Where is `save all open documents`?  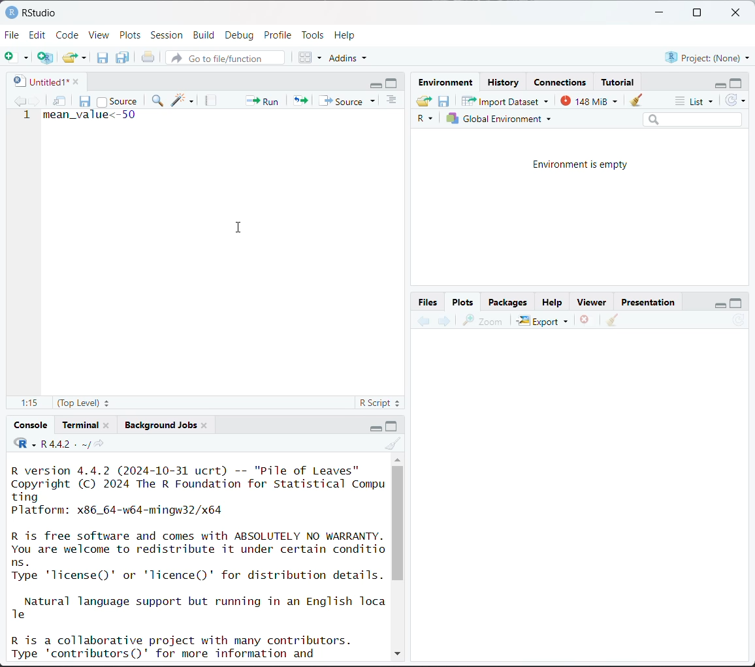 save all open documents is located at coordinates (123, 57).